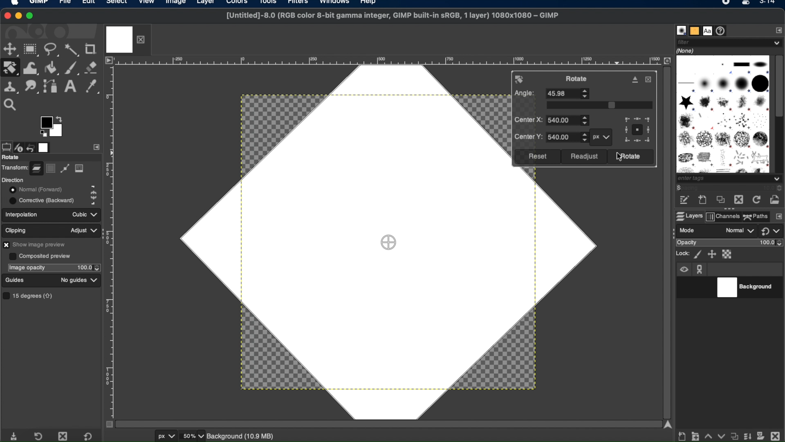 The width and height of the screenshot is (785, 442). Describe the element at coordinates (684, 201) in the screenshot. I see `edit this brush` at that location.